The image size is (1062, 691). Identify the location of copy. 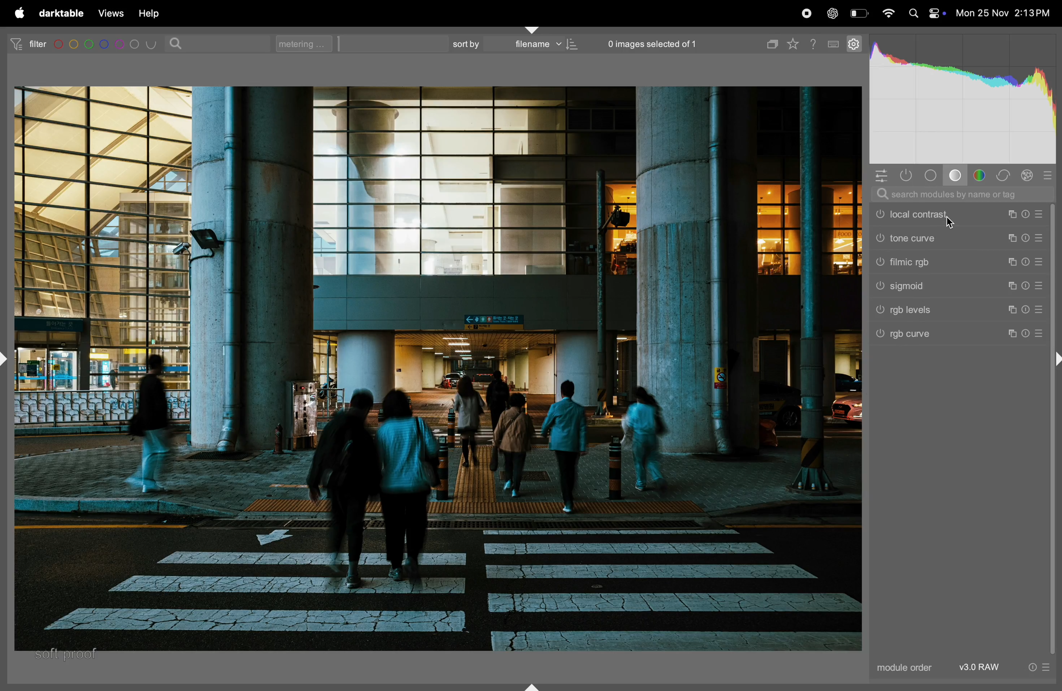
(770, 42).